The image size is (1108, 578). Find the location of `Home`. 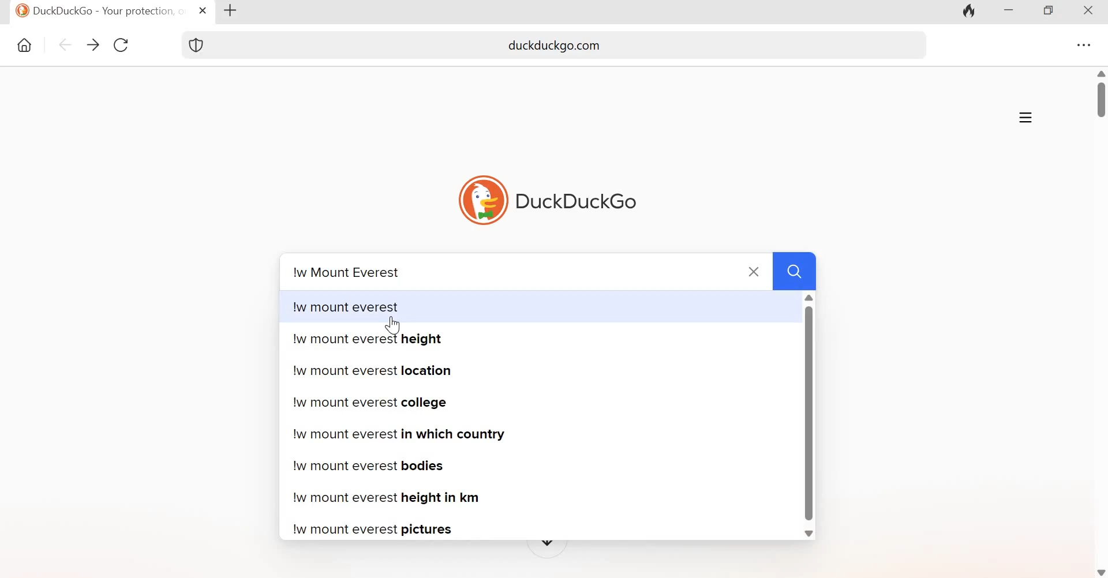

Home is located at coordinates (23, 45).